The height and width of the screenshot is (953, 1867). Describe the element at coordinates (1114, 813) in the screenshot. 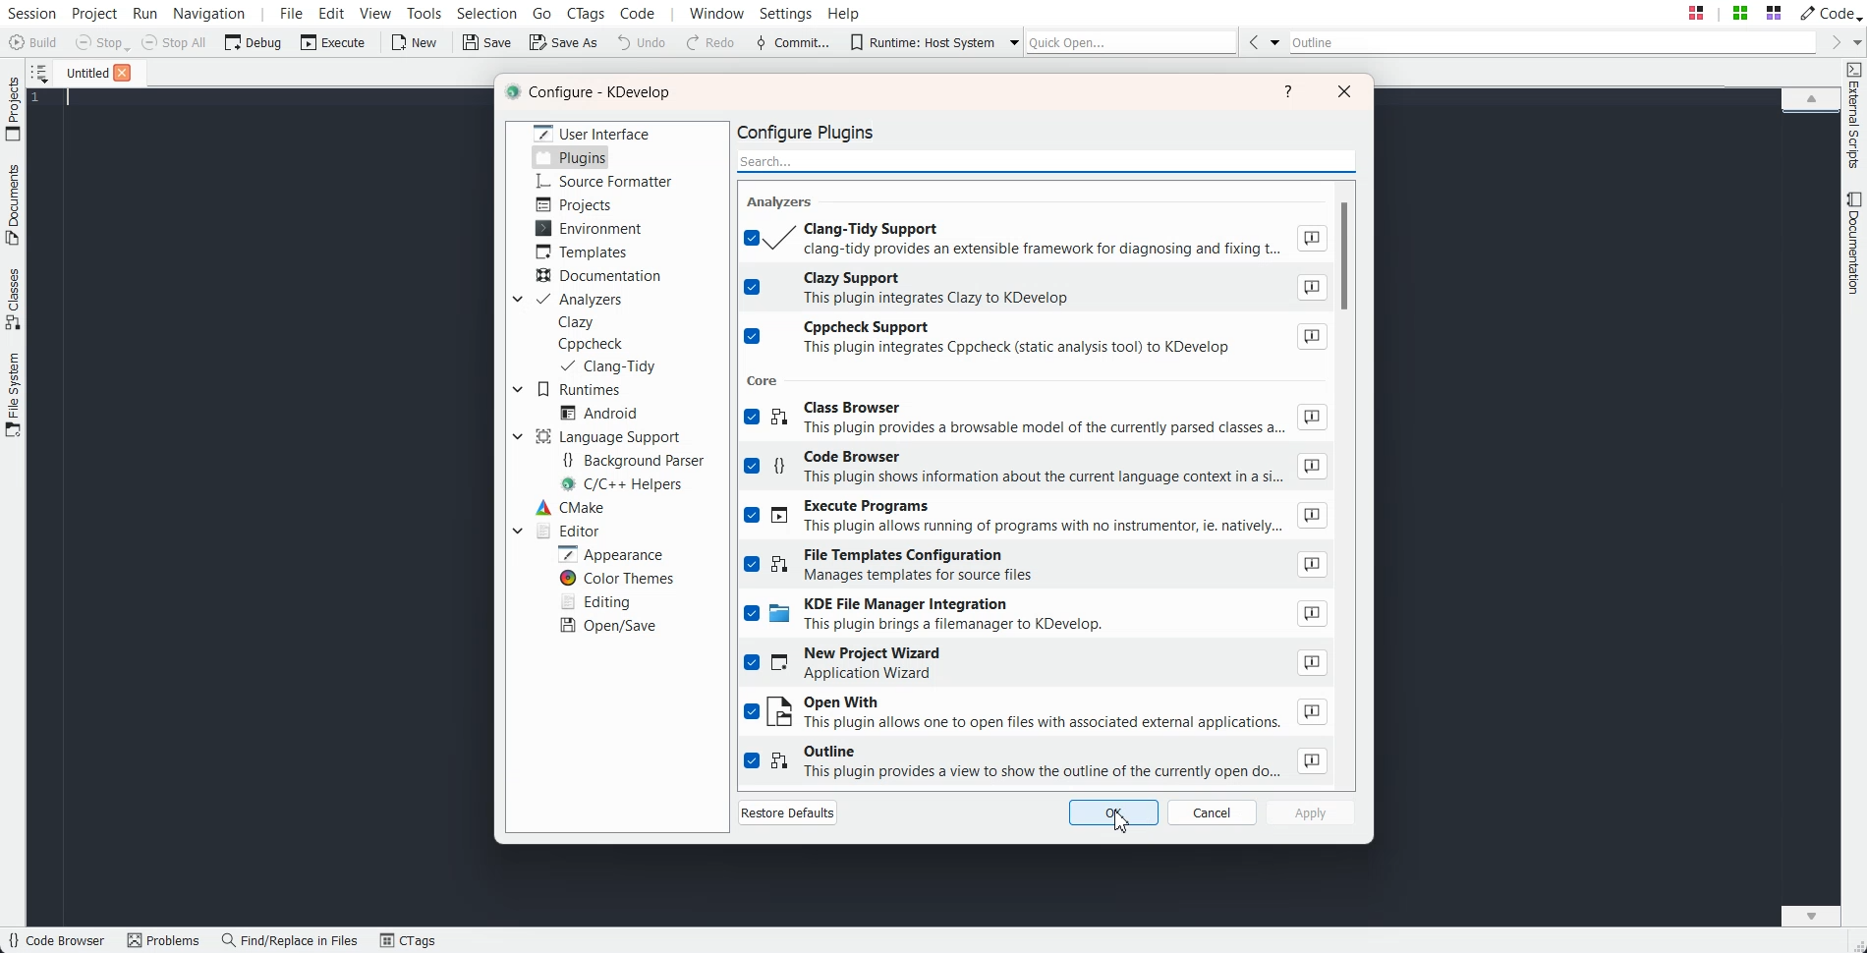

I see `OK` at that location.